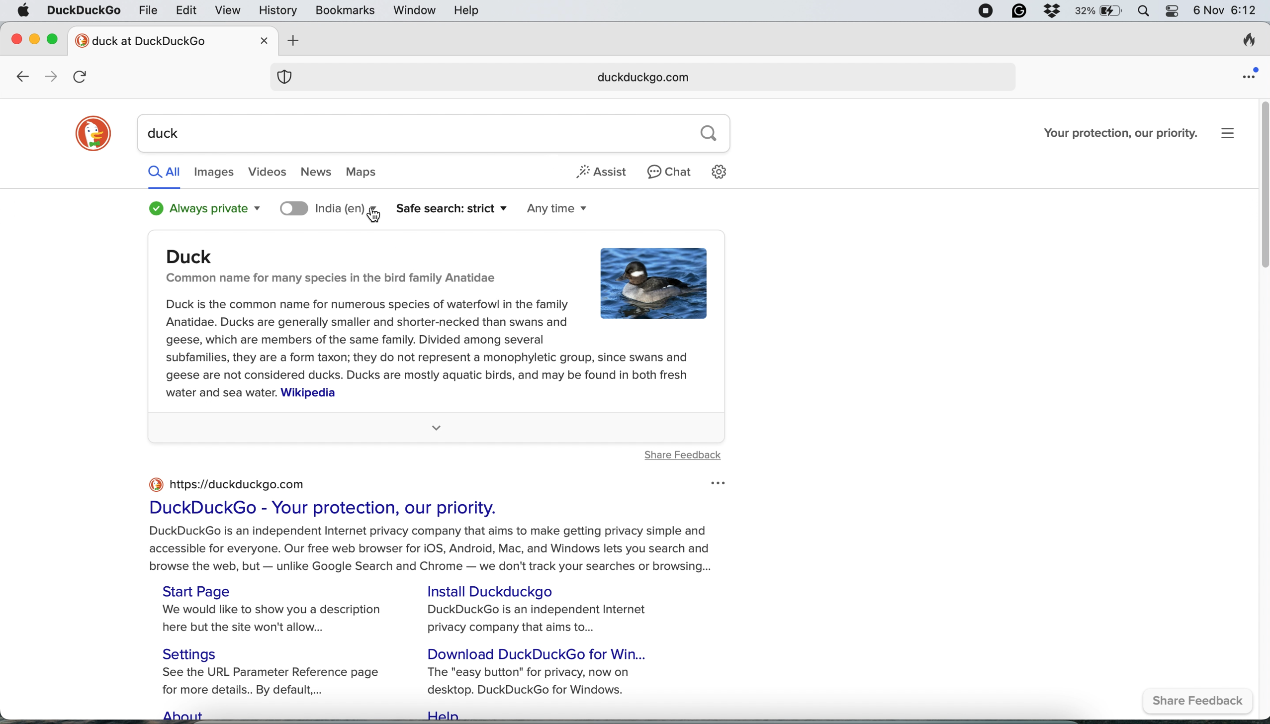  I want to click on Your protection, our priority., so click(1121, 133).